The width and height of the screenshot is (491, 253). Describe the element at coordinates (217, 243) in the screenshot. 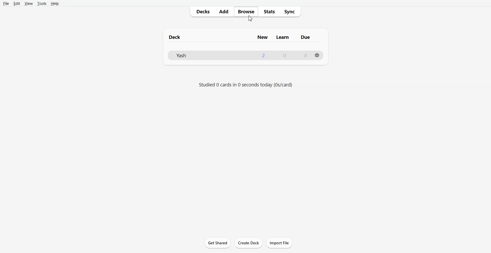

I see `Get Shared` at that location.